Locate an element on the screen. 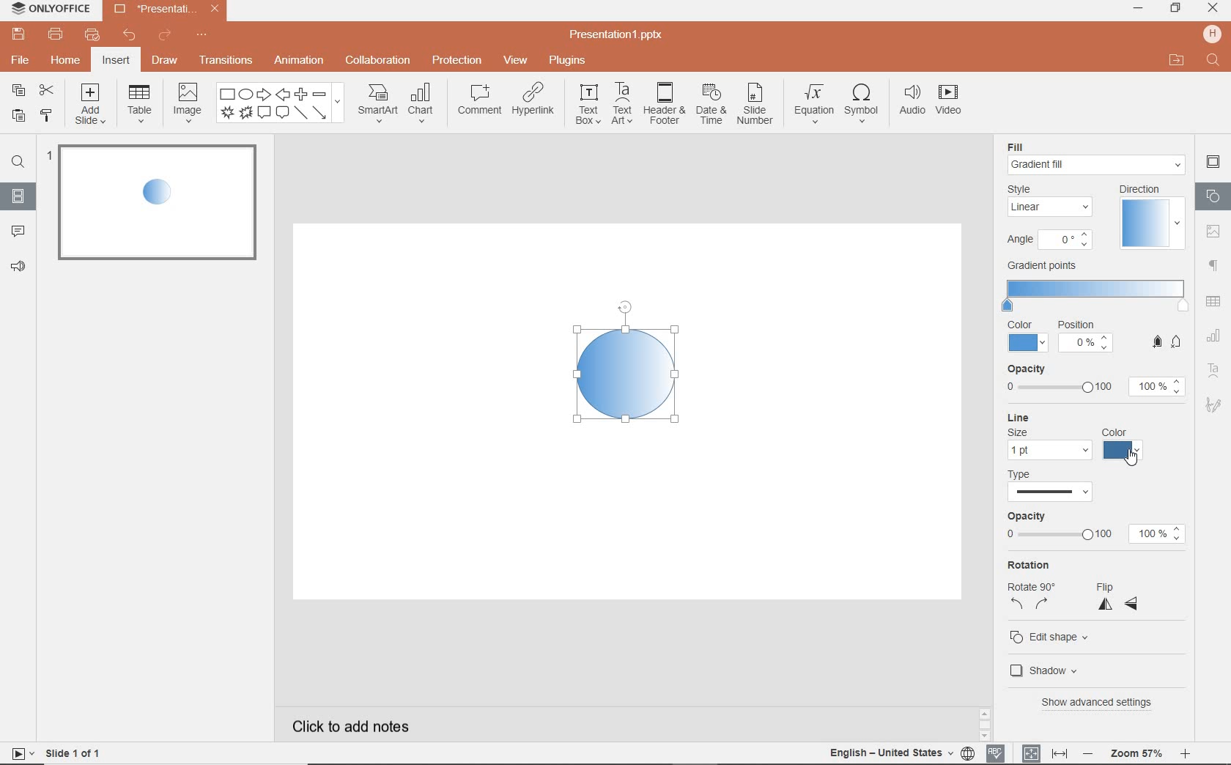  draw is located at coordinates (165, 63).